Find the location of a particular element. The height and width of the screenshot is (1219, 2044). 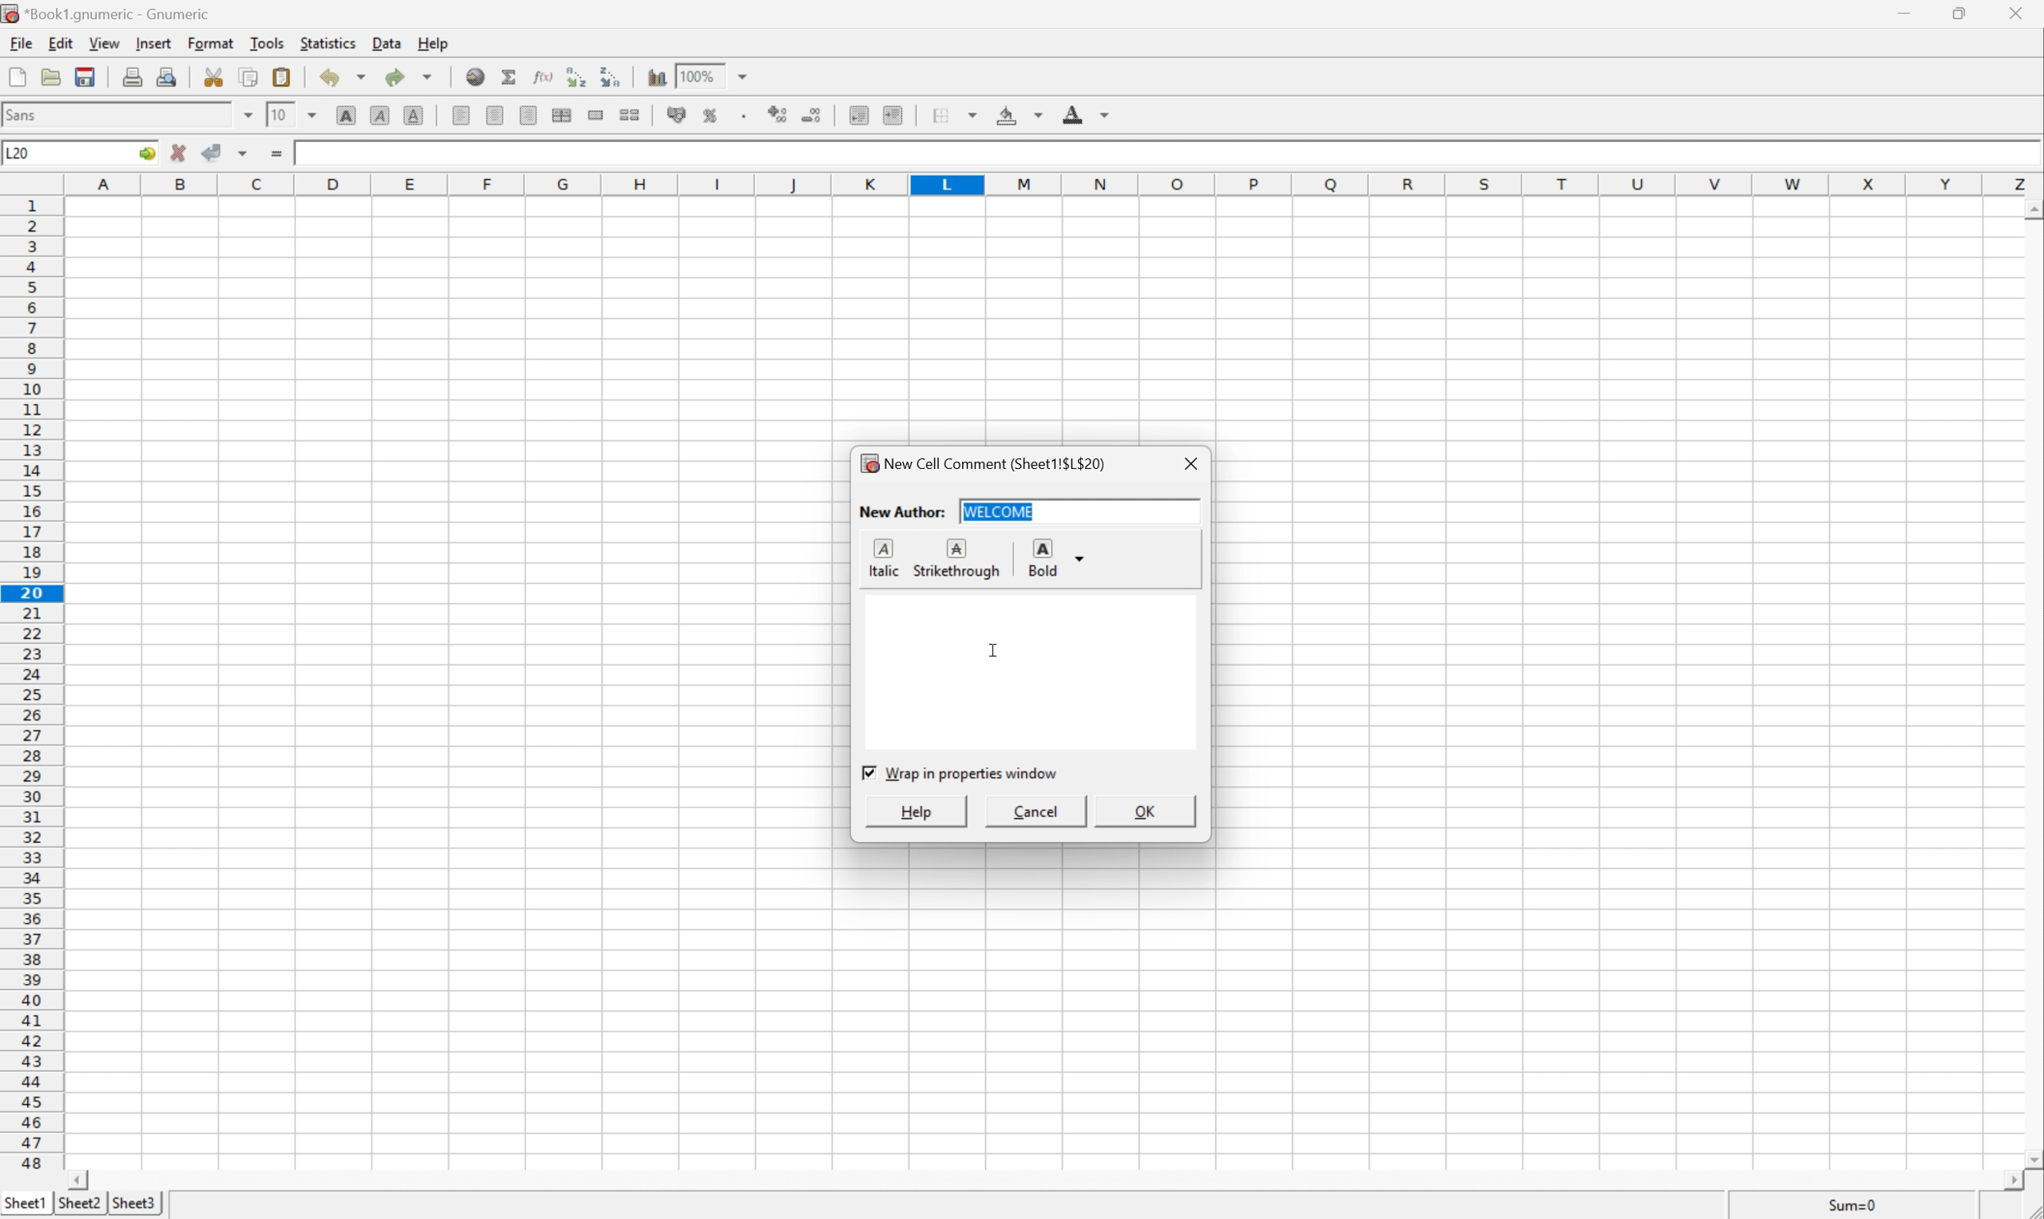

Split the ranges of merged cells is located at coordinates (631, 113).